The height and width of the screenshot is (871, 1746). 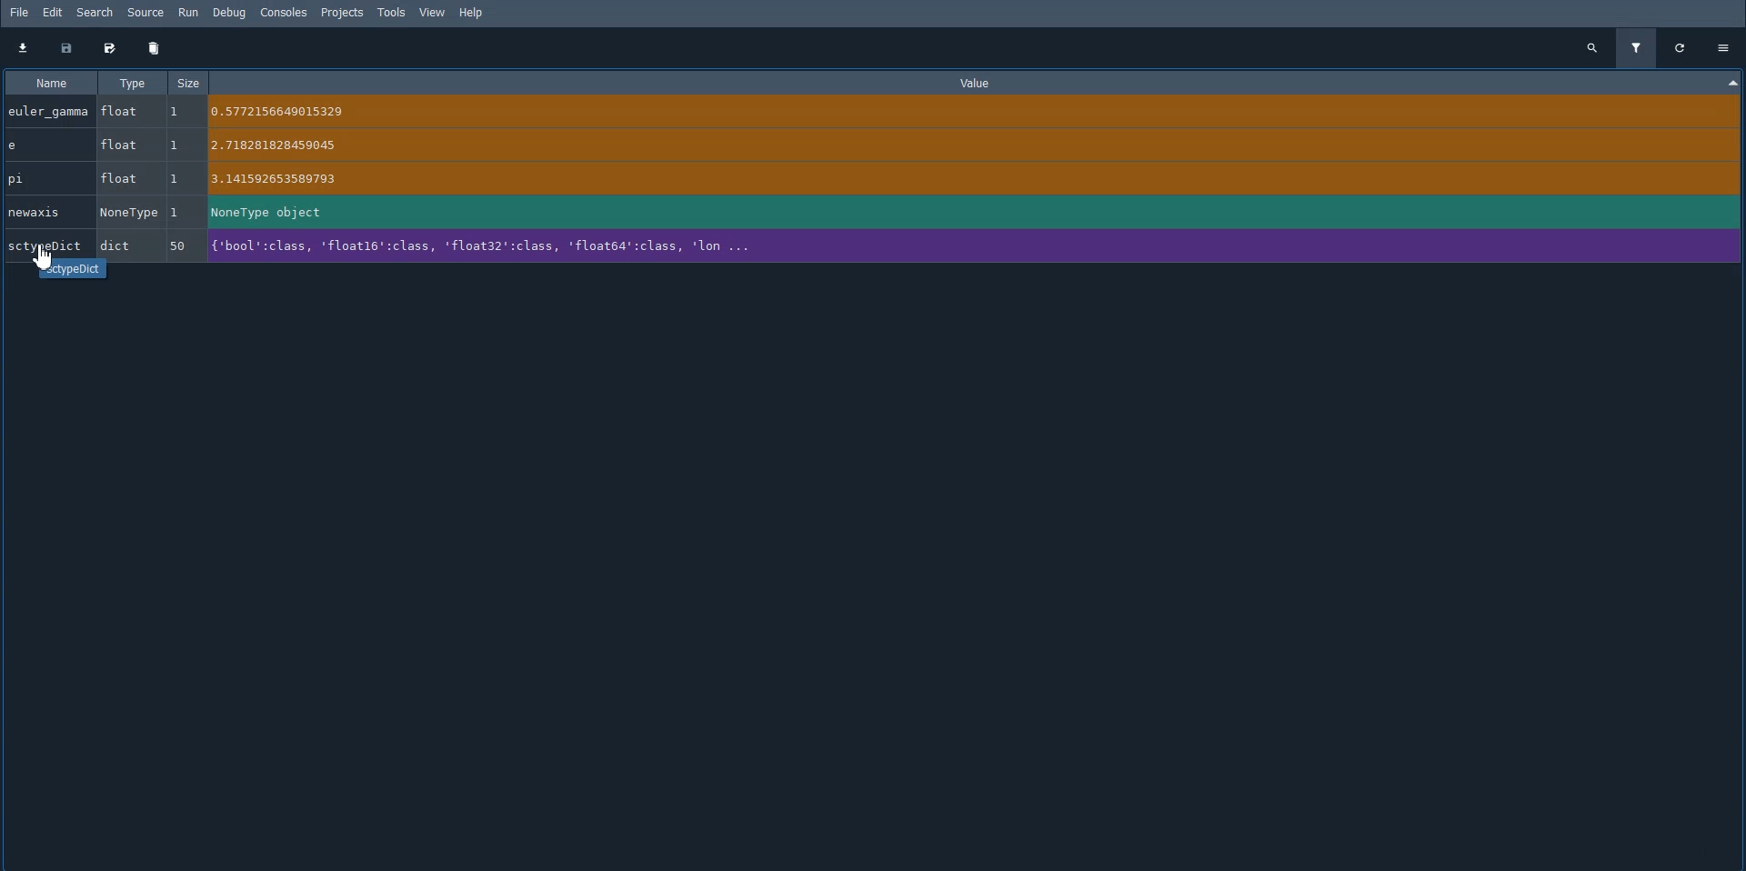 What do you see at coordinates (1724, 46) in the screenshot?
I see `Options` at bounding box center [1724, 46].